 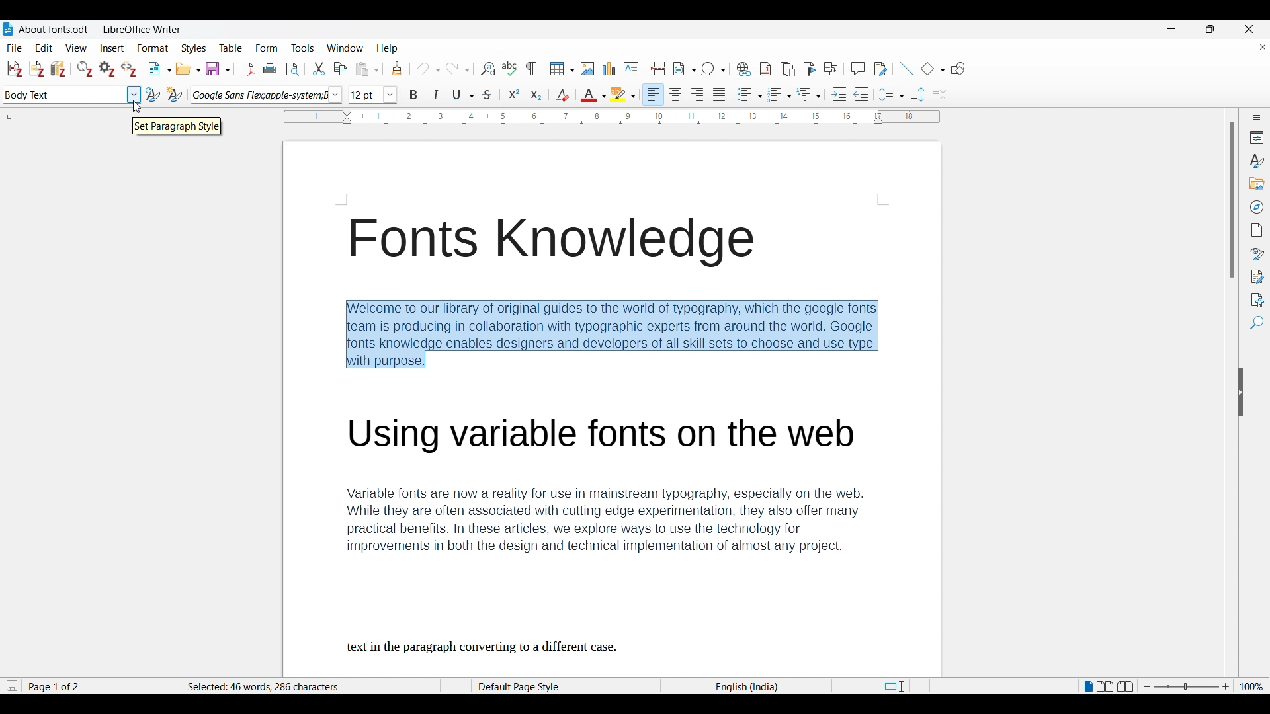 I want to click on Indicates changes that need to be saved, so click(x=13, y=686).